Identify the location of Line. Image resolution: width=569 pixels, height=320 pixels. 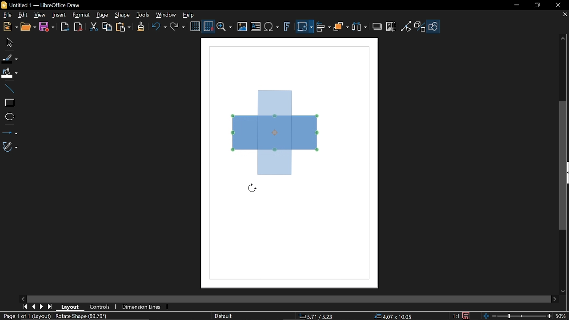
(8, 89).